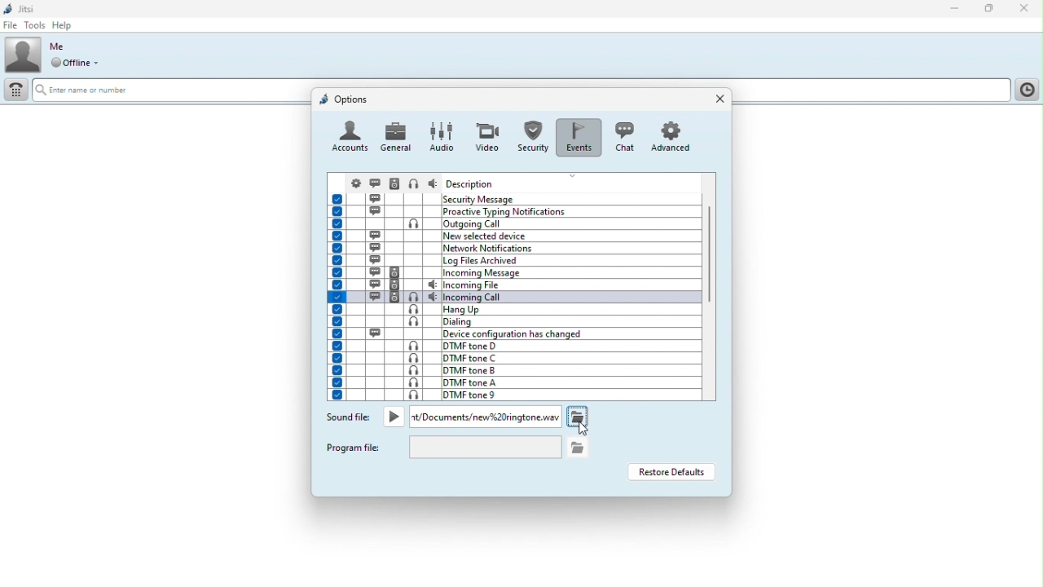  Describe the element at coordinates (671, 472) in the screenshot. I see `Restore defaults` at that location.